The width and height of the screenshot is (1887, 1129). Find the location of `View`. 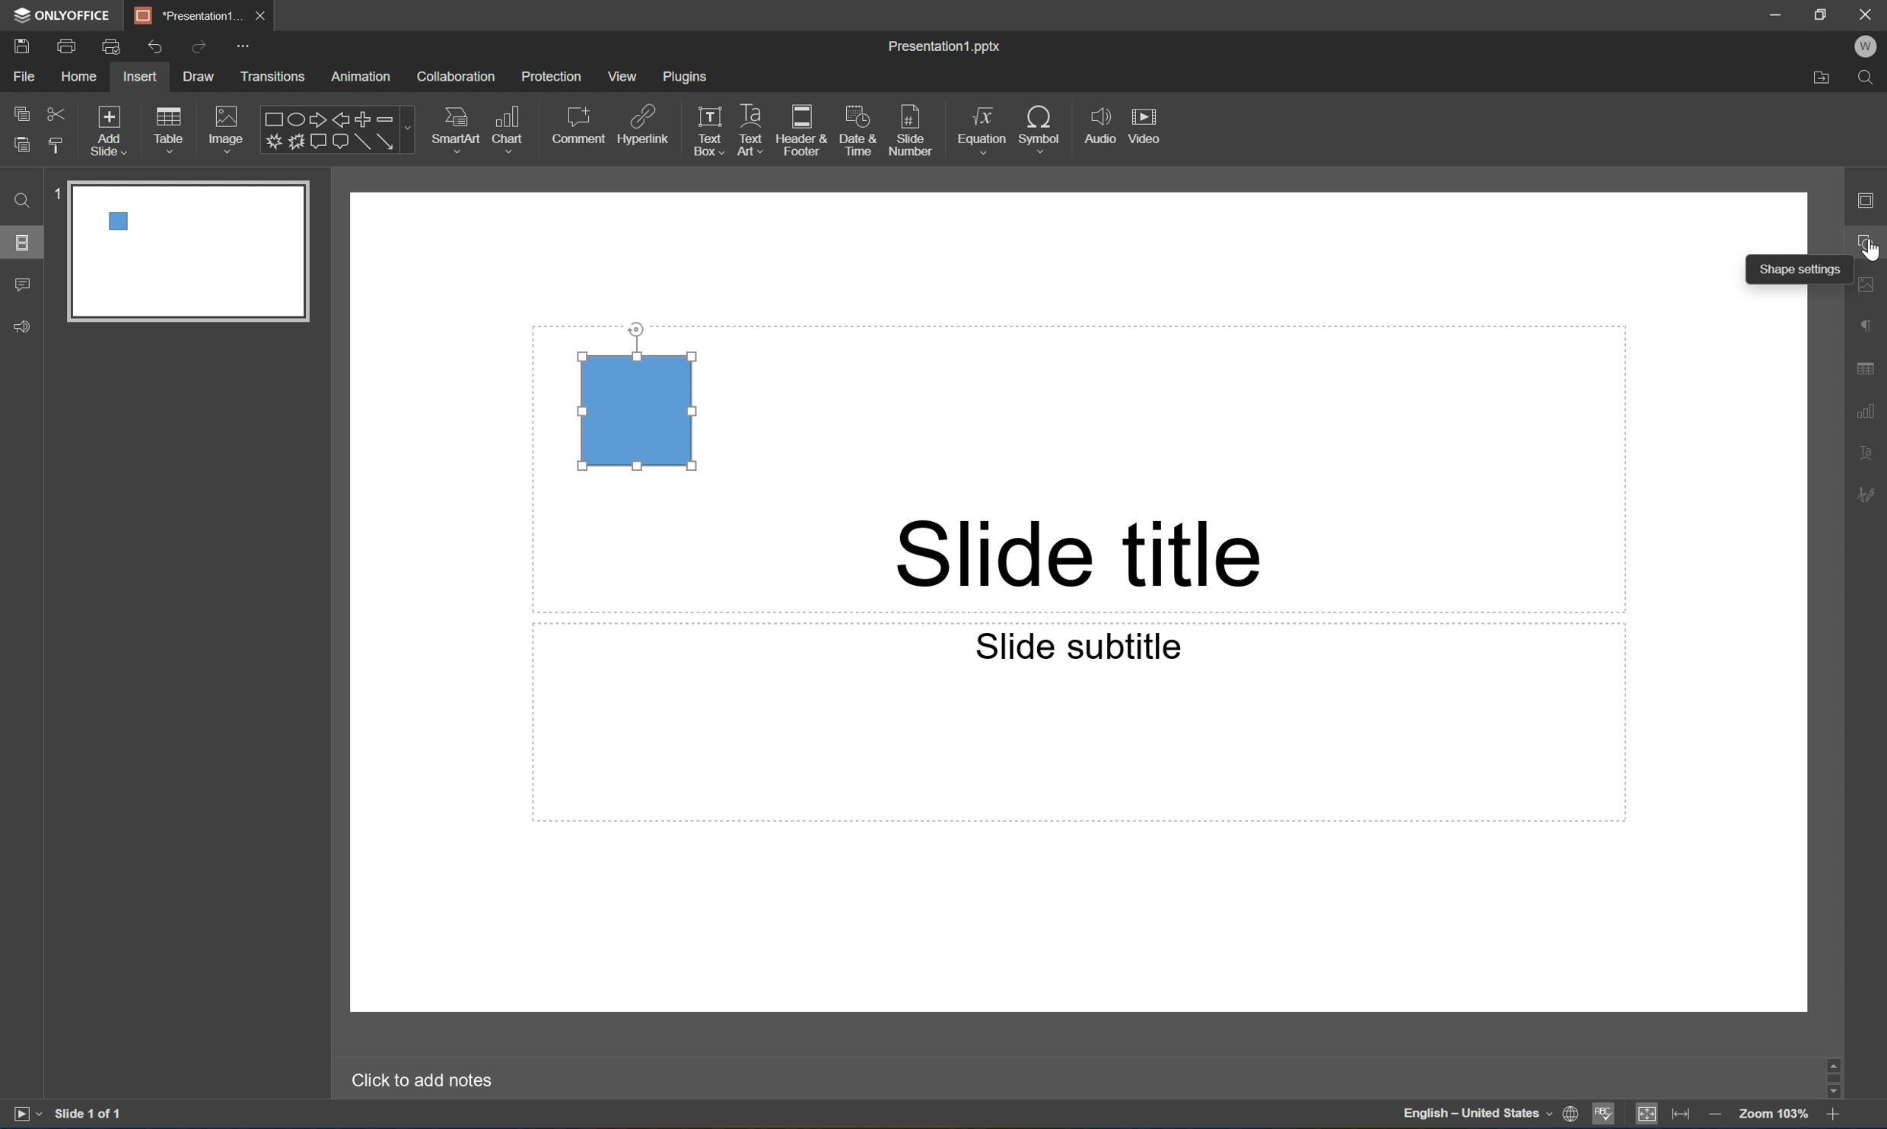

View is located at coordinates (623, 76).